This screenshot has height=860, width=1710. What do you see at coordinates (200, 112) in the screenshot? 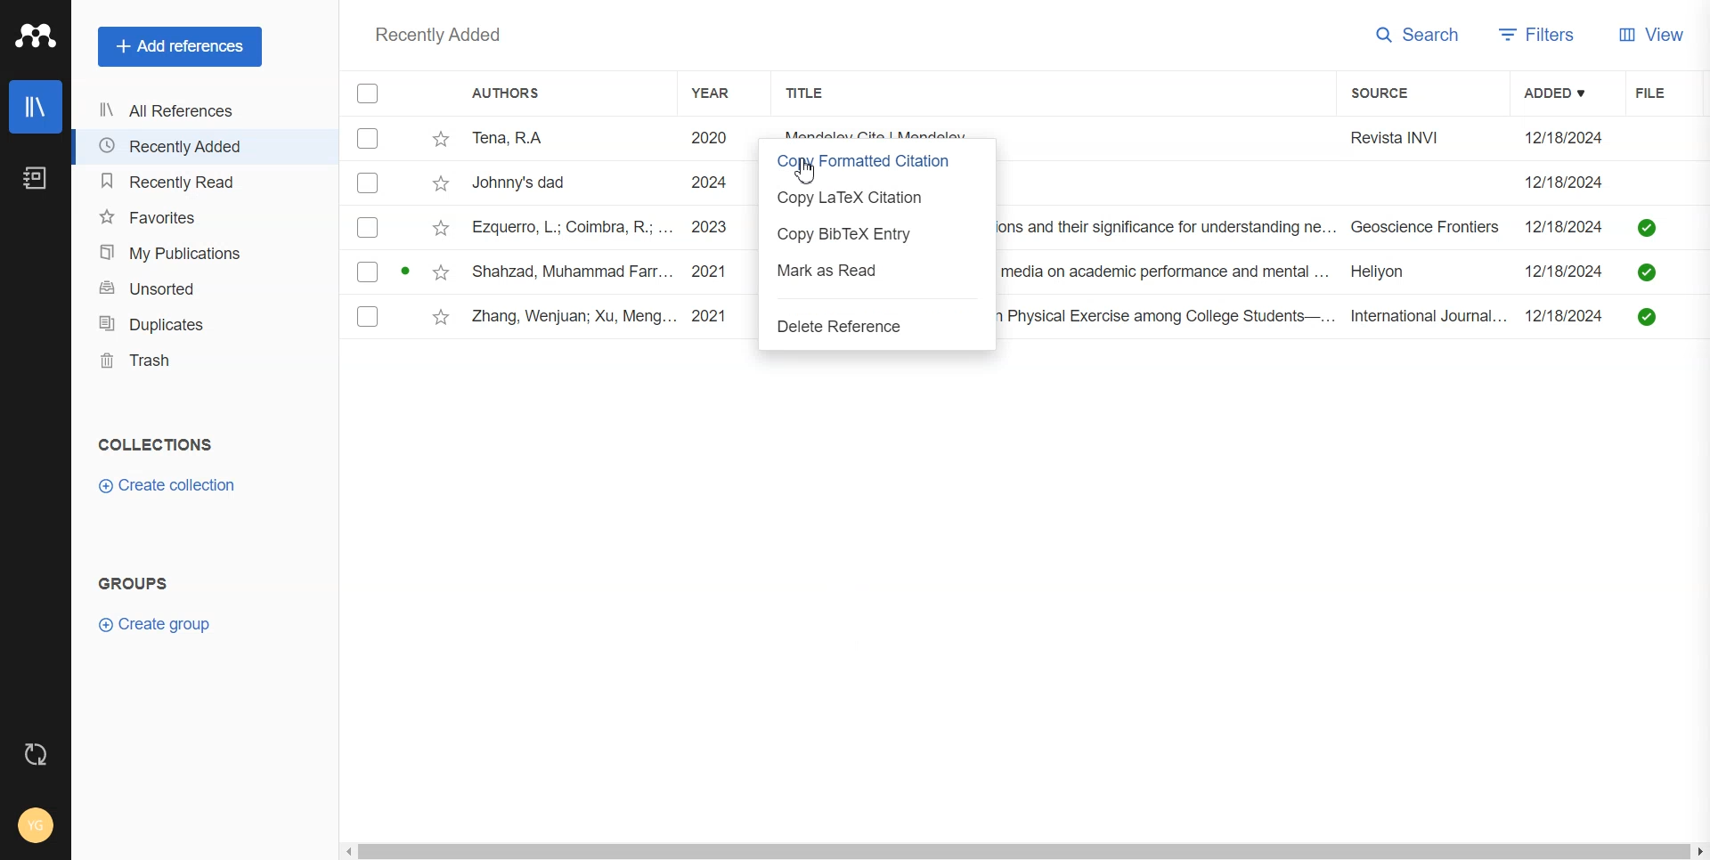
I see `All References` at bounding box center [200, 112].